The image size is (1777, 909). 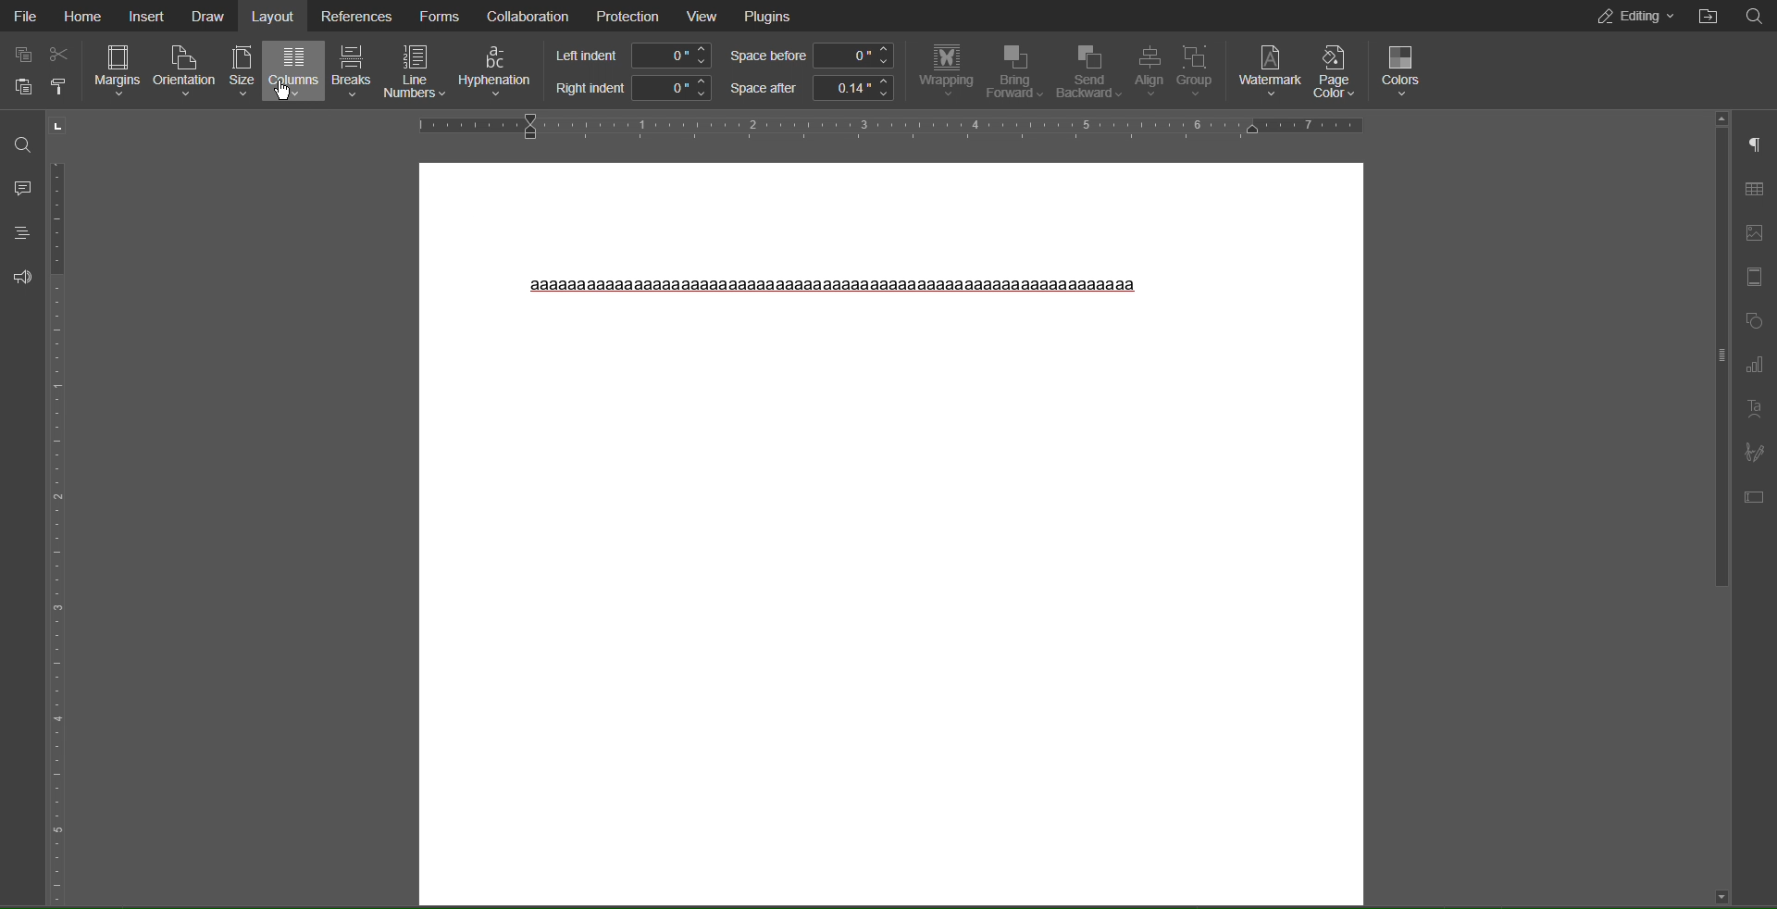 What do you see at coordinates (1755, 188) in the screenshot?
I see `Table Settings` at bounding box center [1755, 188].